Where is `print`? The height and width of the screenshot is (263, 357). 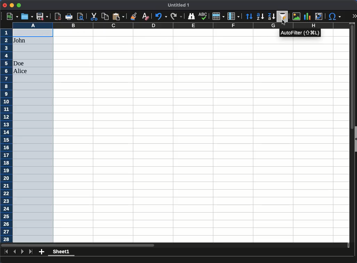
print is located at coordinates (69, 17).